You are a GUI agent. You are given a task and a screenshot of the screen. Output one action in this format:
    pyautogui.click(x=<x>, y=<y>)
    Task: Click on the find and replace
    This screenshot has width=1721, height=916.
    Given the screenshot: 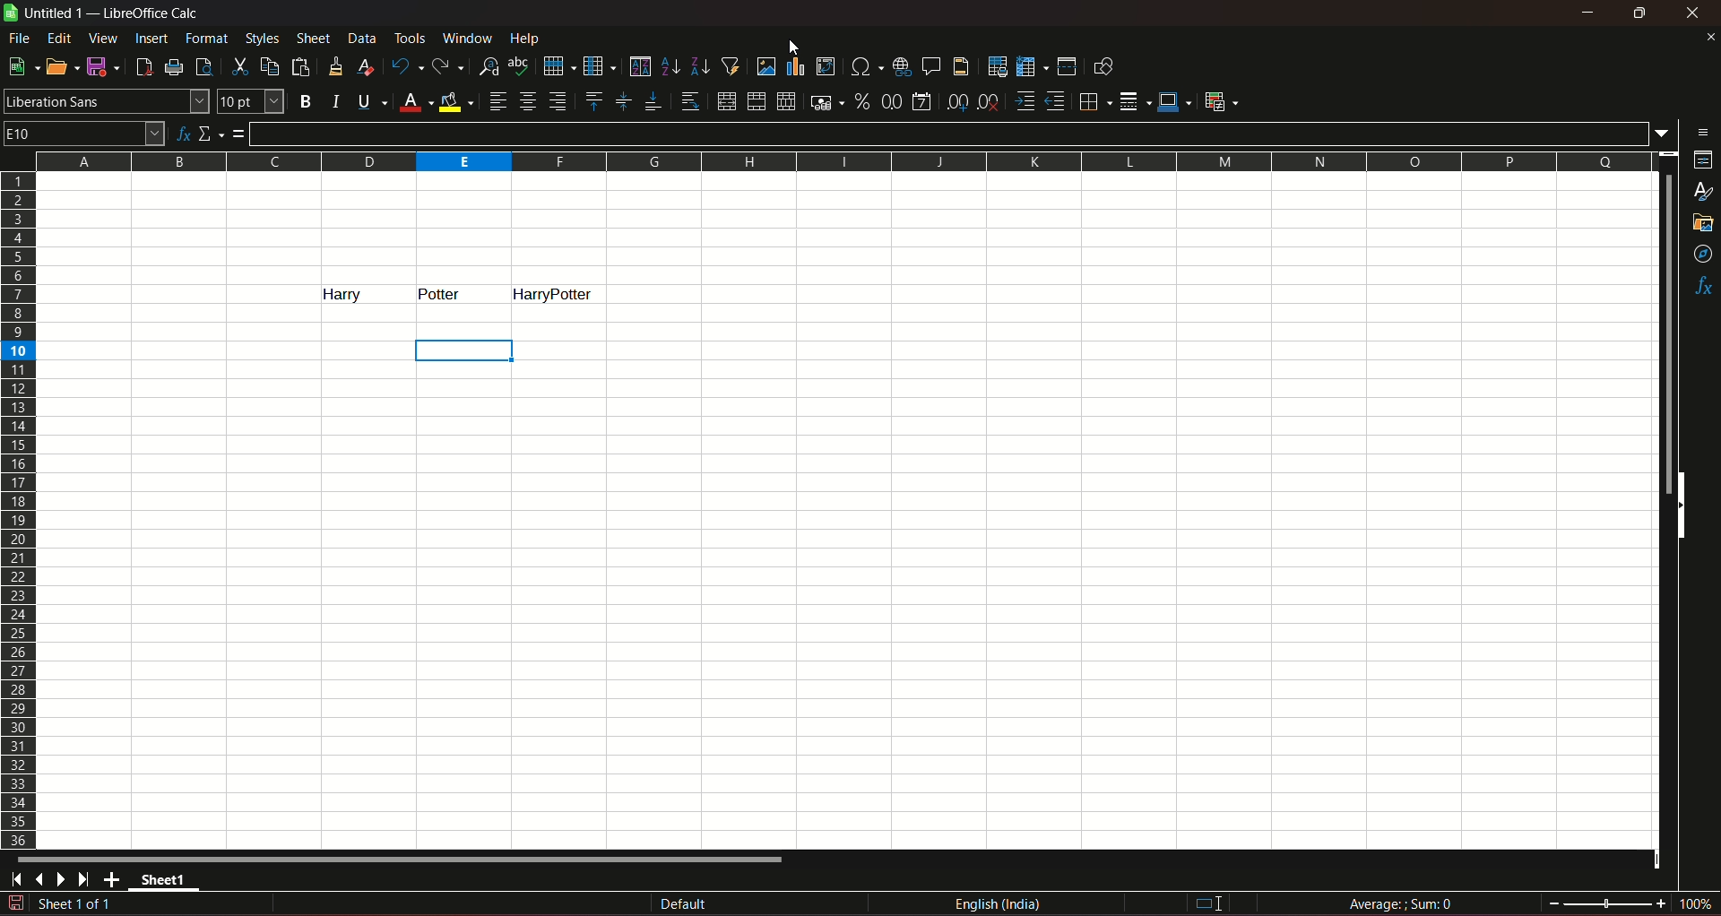 What is the action you would take?
    pyautogui.click(x=488, y=65)
    